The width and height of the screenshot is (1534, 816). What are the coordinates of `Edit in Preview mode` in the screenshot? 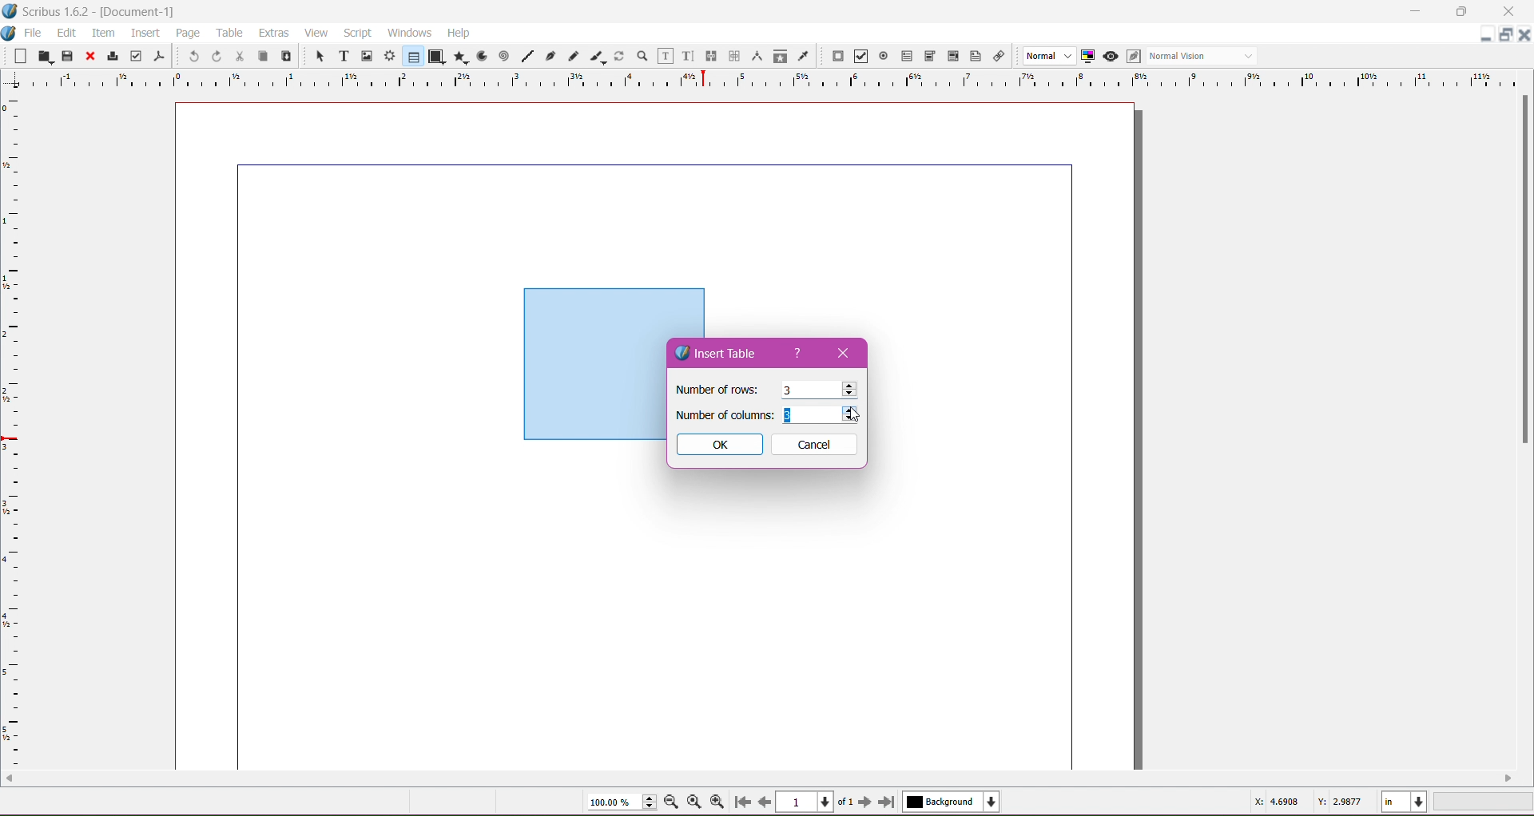 It's located at (1132, 56).